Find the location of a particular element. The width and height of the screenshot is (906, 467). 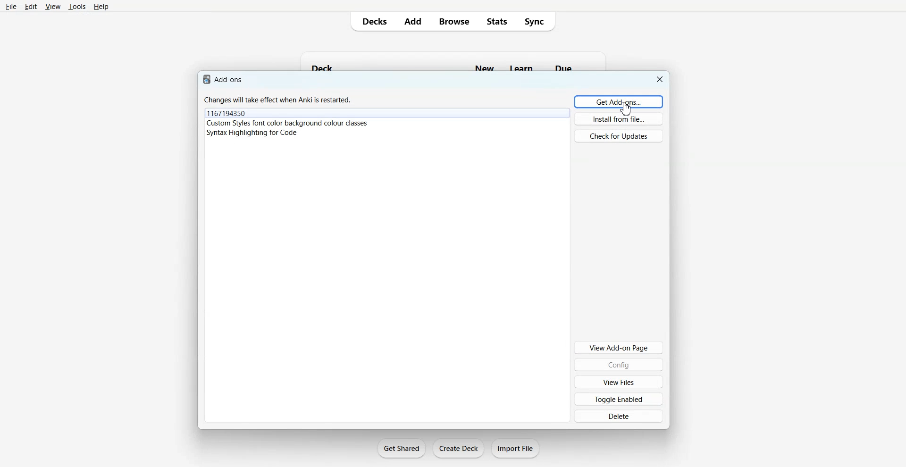

Edit is located at coordinates (30, 6).